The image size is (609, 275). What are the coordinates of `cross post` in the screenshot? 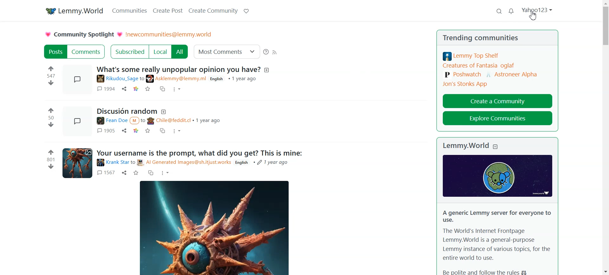 It's located at (150, 172).